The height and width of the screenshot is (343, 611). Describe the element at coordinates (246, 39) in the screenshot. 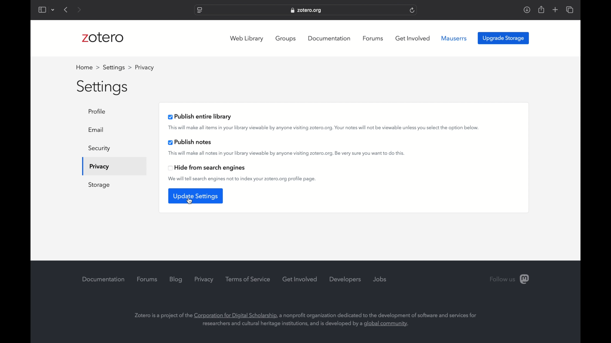

I see `web library` at that location.